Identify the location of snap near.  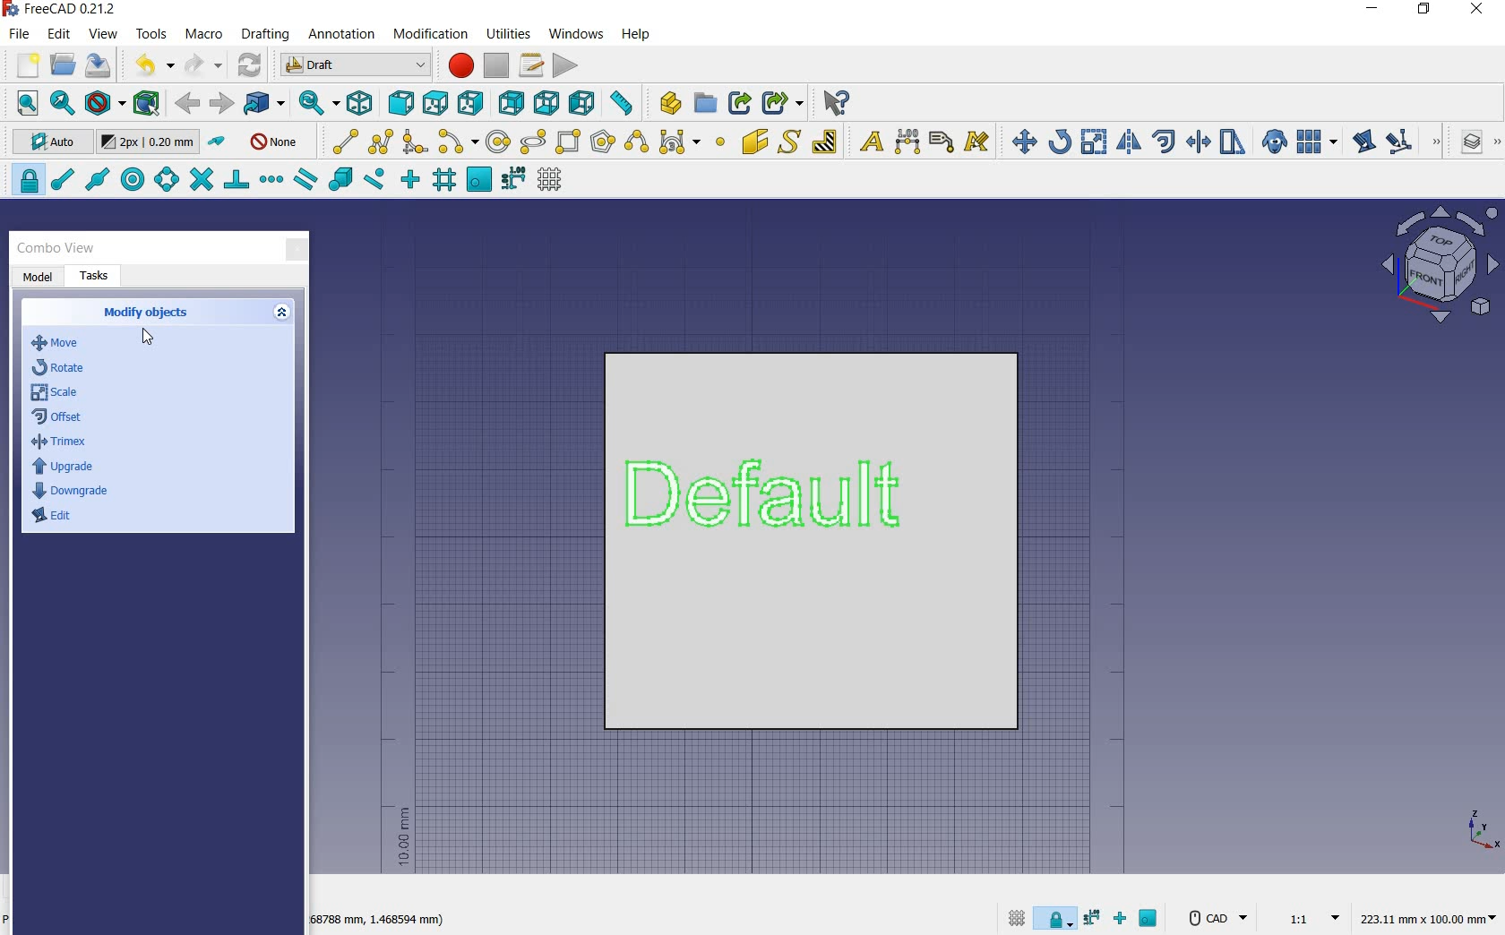
(372, 181).